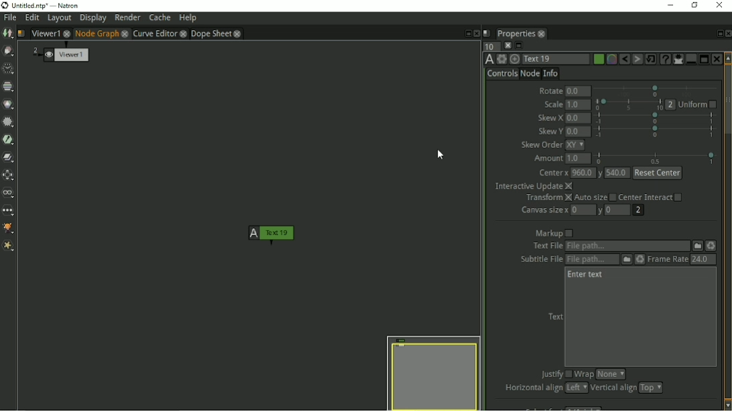 The image size is (732, 411). I want to click on 0, so click(582, 210).